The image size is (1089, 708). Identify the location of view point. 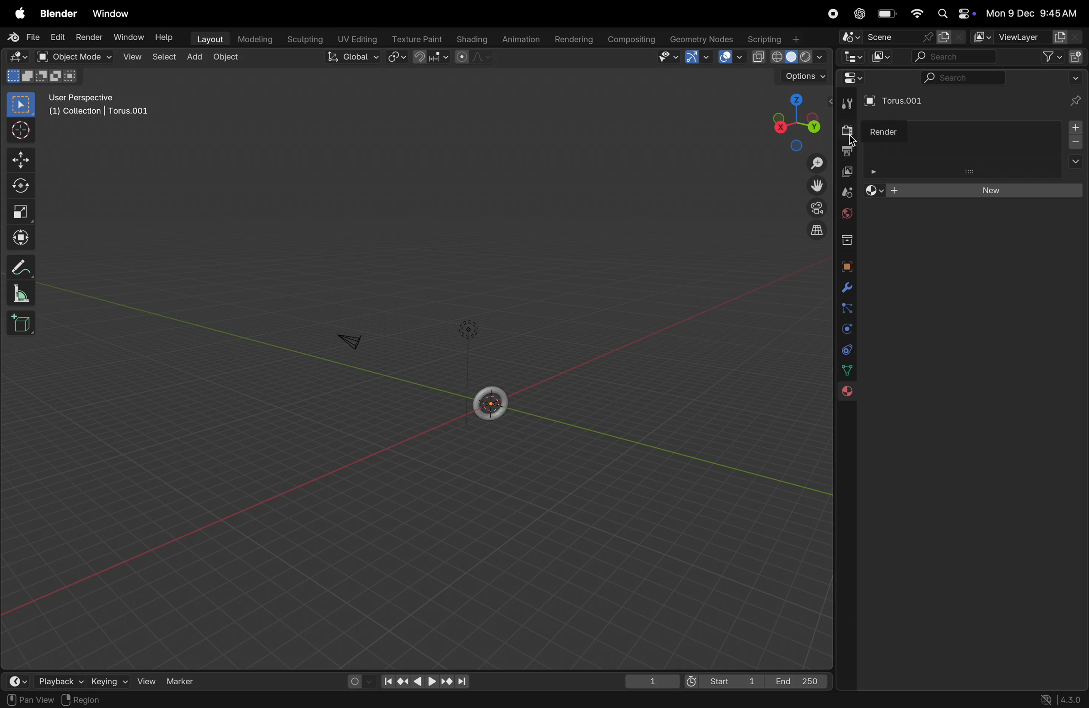
(794, 119).